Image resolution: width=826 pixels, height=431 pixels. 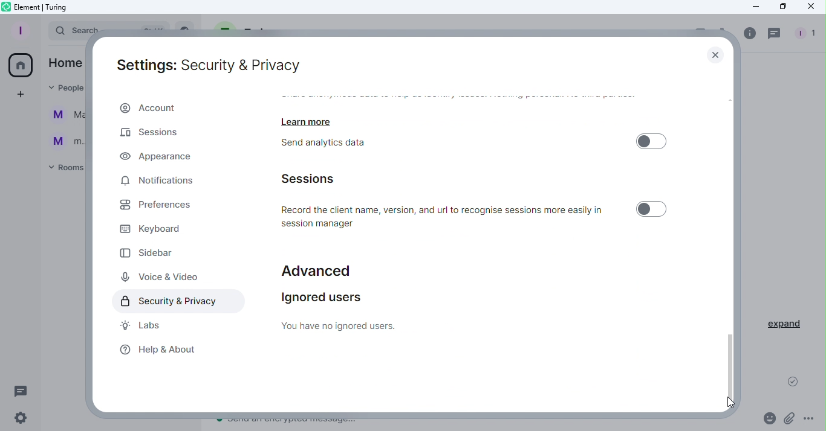 What do you see at coordinates (65, 117) in the screenshot?
I see `Martina Tornello` at bounding box center [65, 117].